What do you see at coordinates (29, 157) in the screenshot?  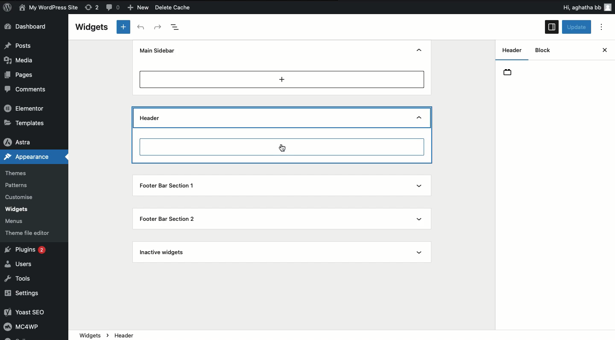 I see `Appearance` at bounding box center [29, 157].